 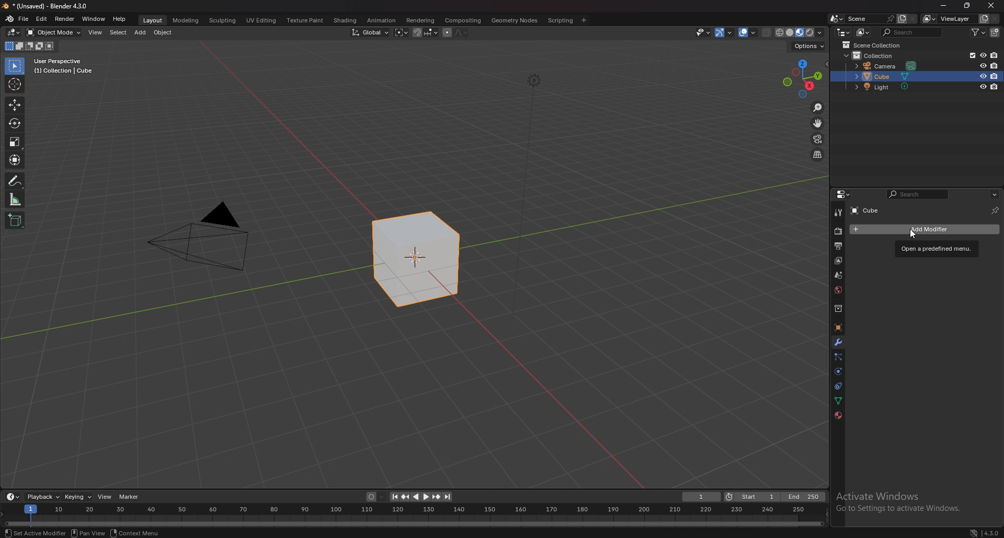 I want to click on disable in renders, so click(x=995, y=66).